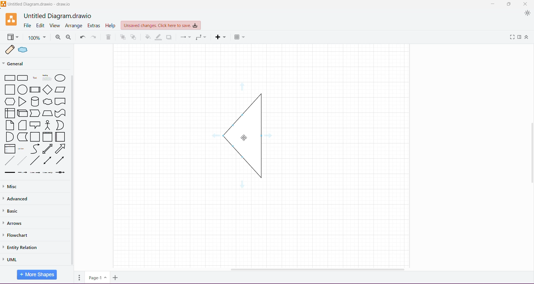 This screenshot has height=284, width=534. Describe the element at coordinates (94, 26) in the screenshot. I see `Extras` at that location.